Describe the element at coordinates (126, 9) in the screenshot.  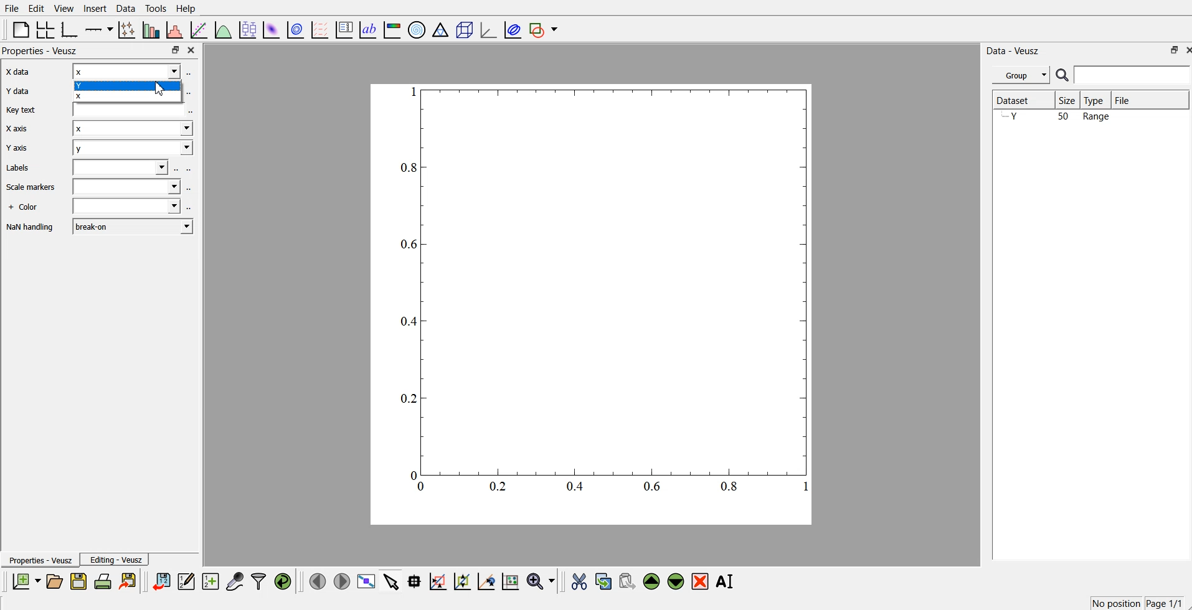
I see `Data` at that location.